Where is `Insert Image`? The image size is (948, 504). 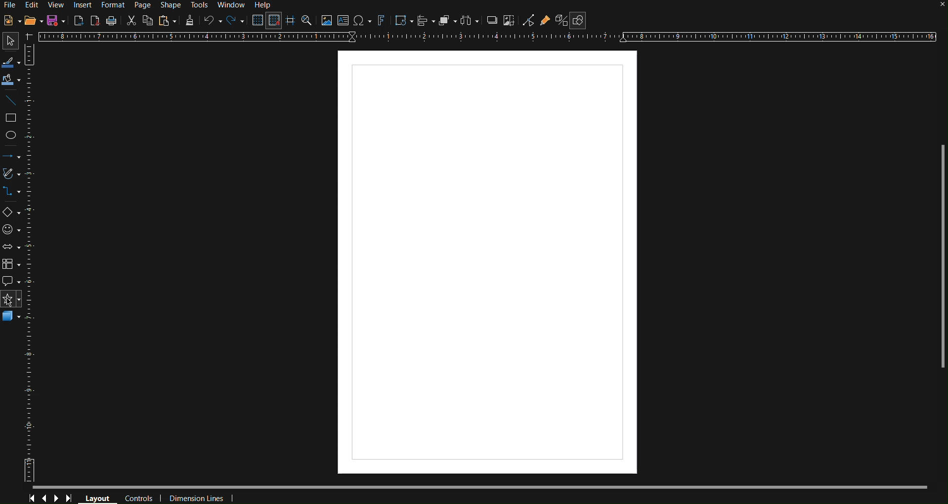 Insert Image is located at coordinates (327, 22).